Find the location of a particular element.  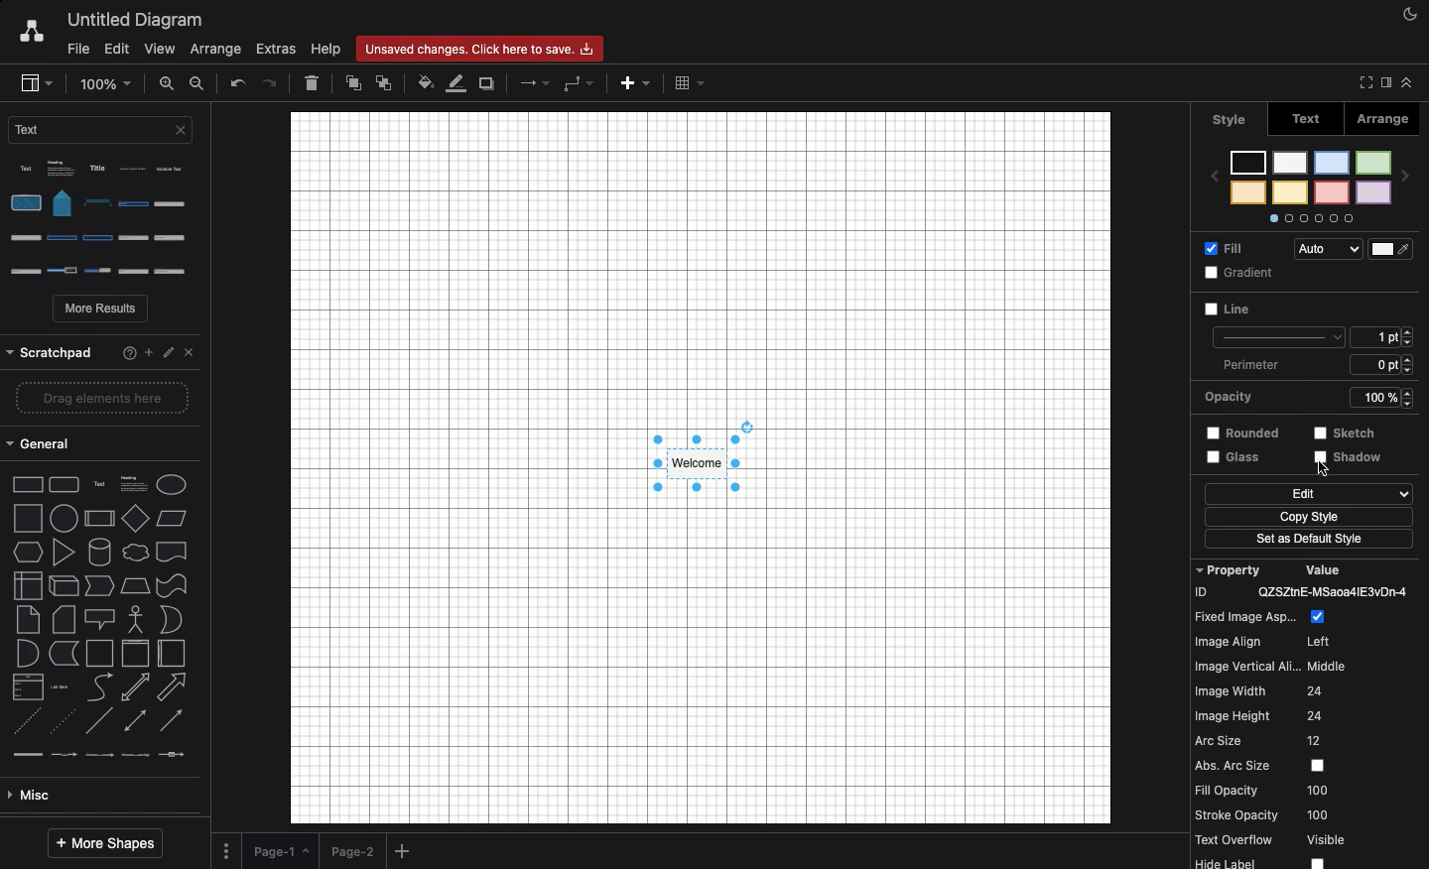

Help is located at coordinates (325, 50).